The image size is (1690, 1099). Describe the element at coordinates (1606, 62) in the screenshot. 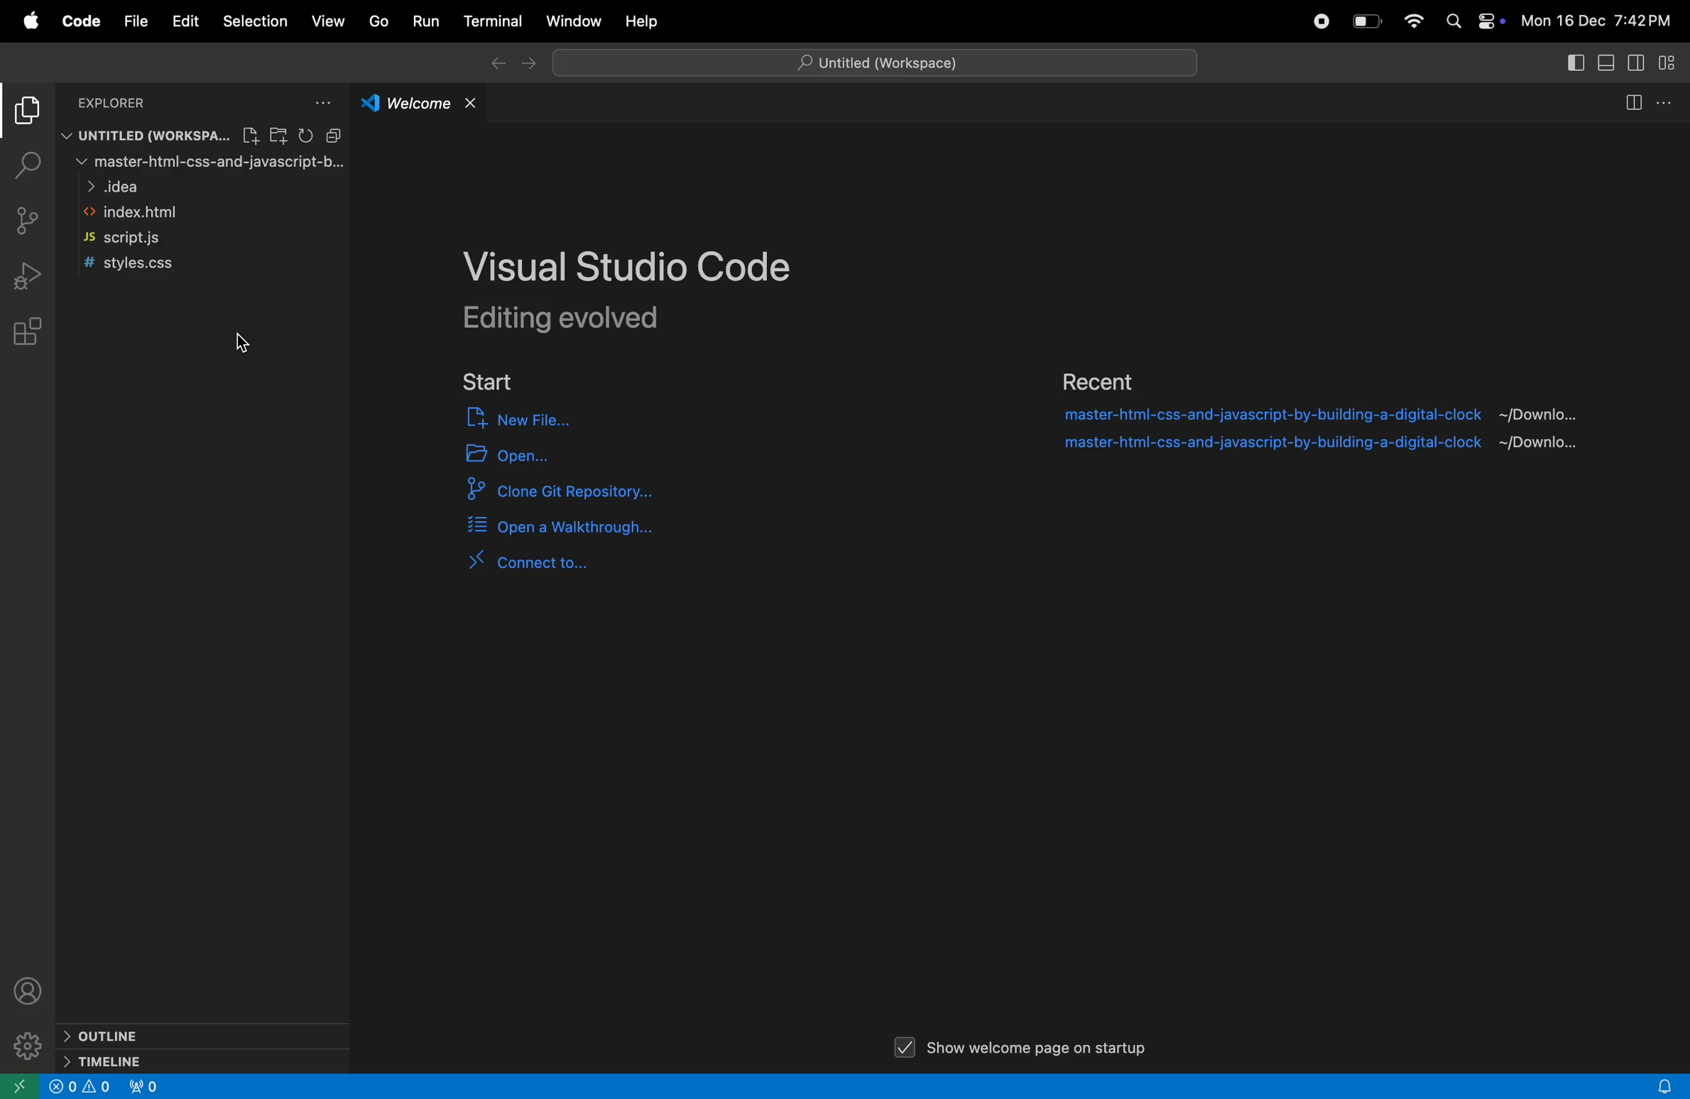

I see `toggle primary sidebar` at that location.